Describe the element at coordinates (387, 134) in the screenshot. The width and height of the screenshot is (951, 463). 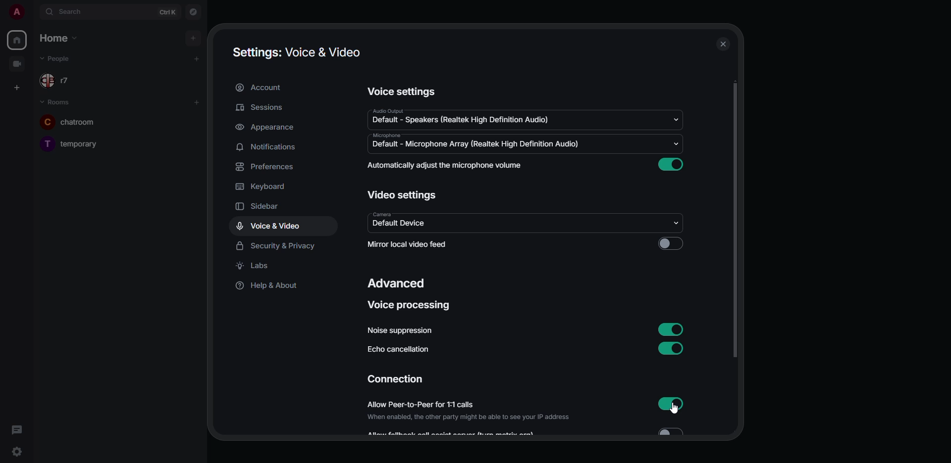
I see `microphone` at that location.